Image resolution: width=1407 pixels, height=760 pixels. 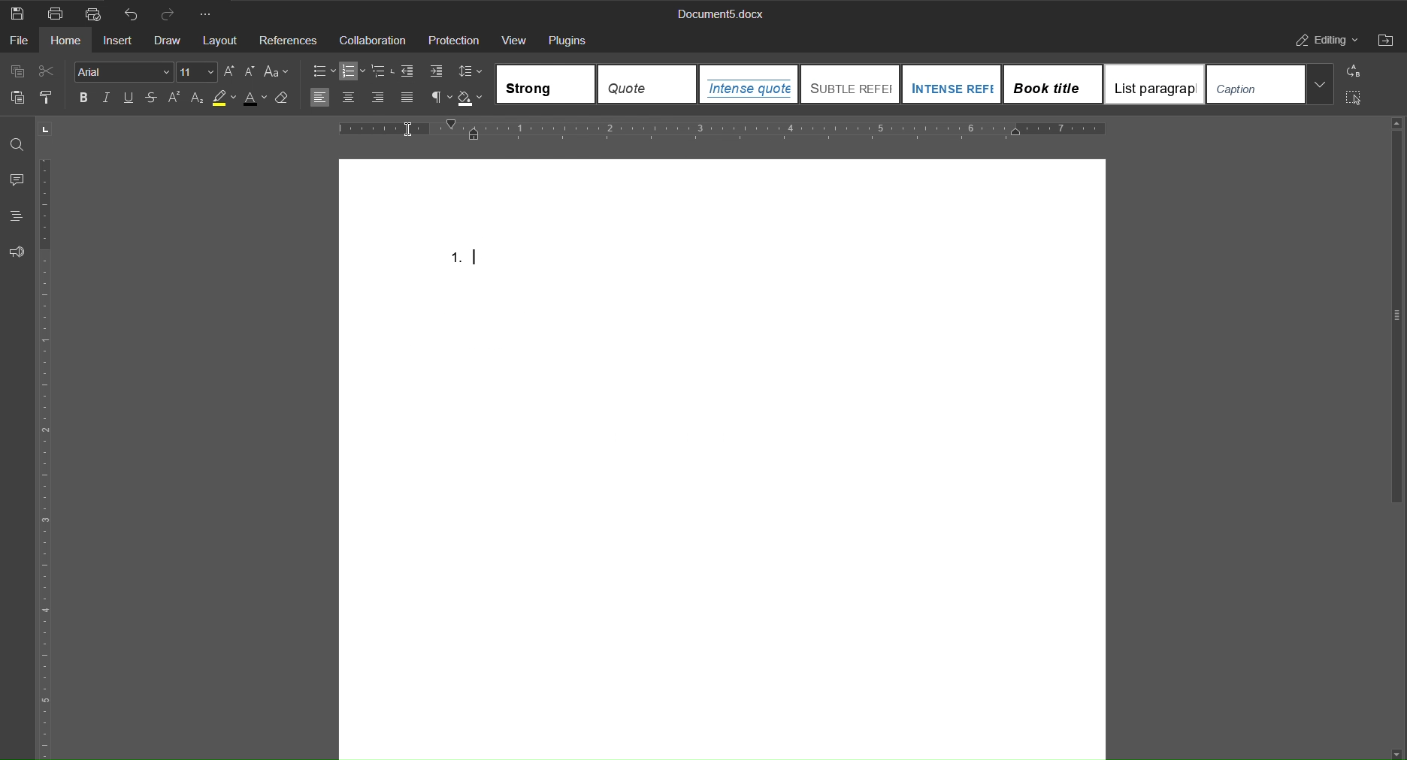 I want to click on non-printing characters, so click(x=439, y=98).